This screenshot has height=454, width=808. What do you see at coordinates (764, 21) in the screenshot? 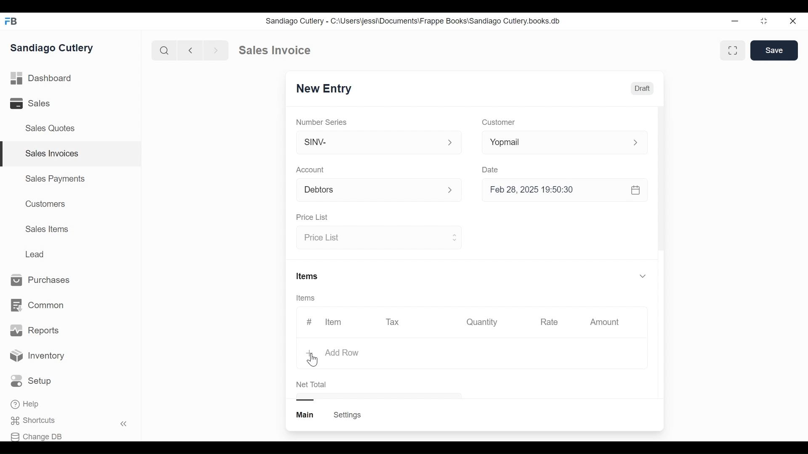
I see `restore` at bounding box center [764, 21].